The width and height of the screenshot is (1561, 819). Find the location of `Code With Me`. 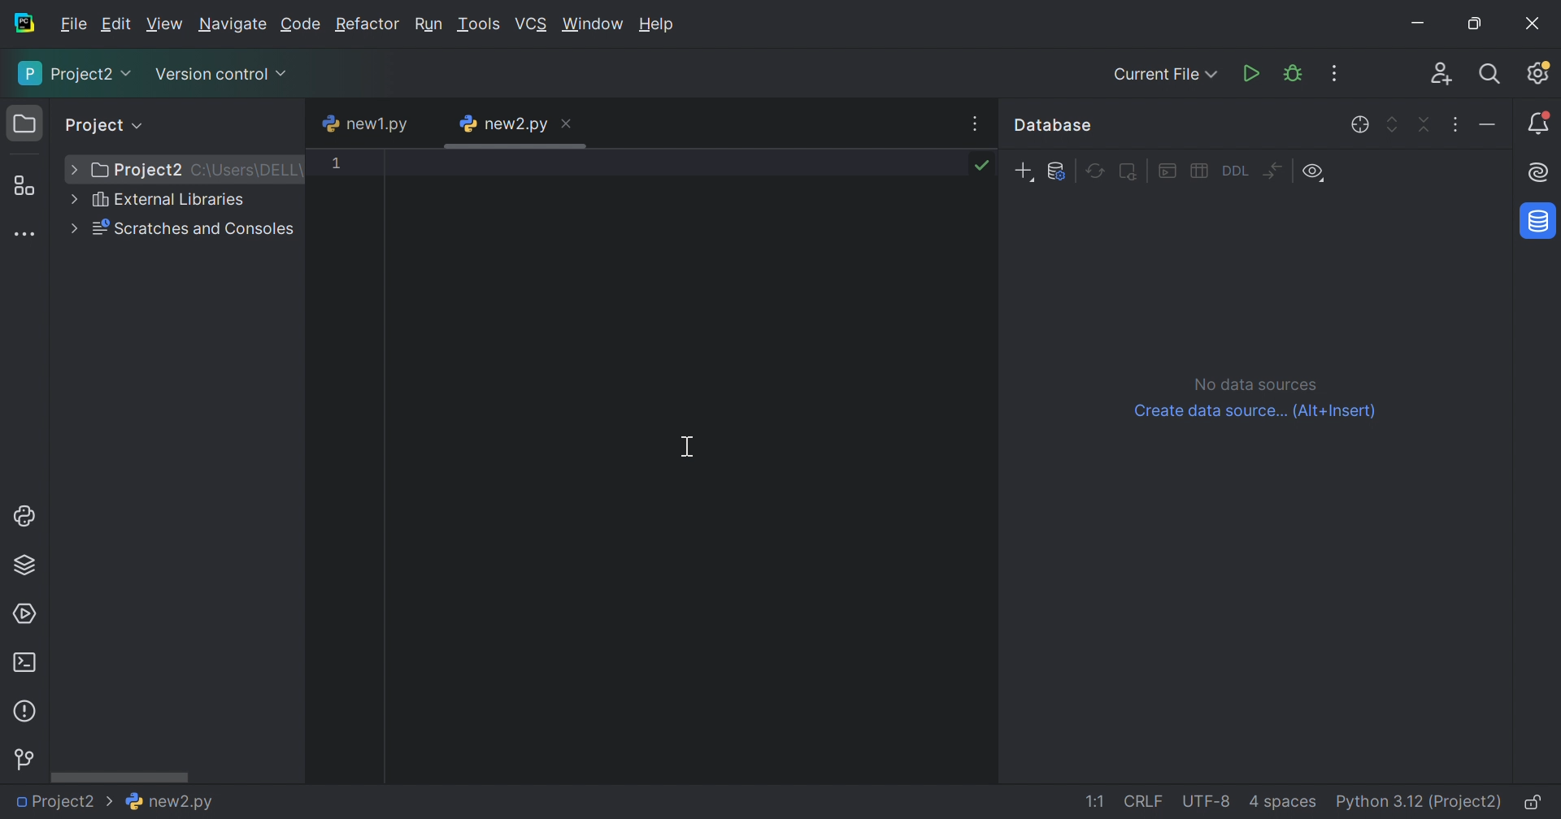

Code With Me is located at coordinates (1441, 73).